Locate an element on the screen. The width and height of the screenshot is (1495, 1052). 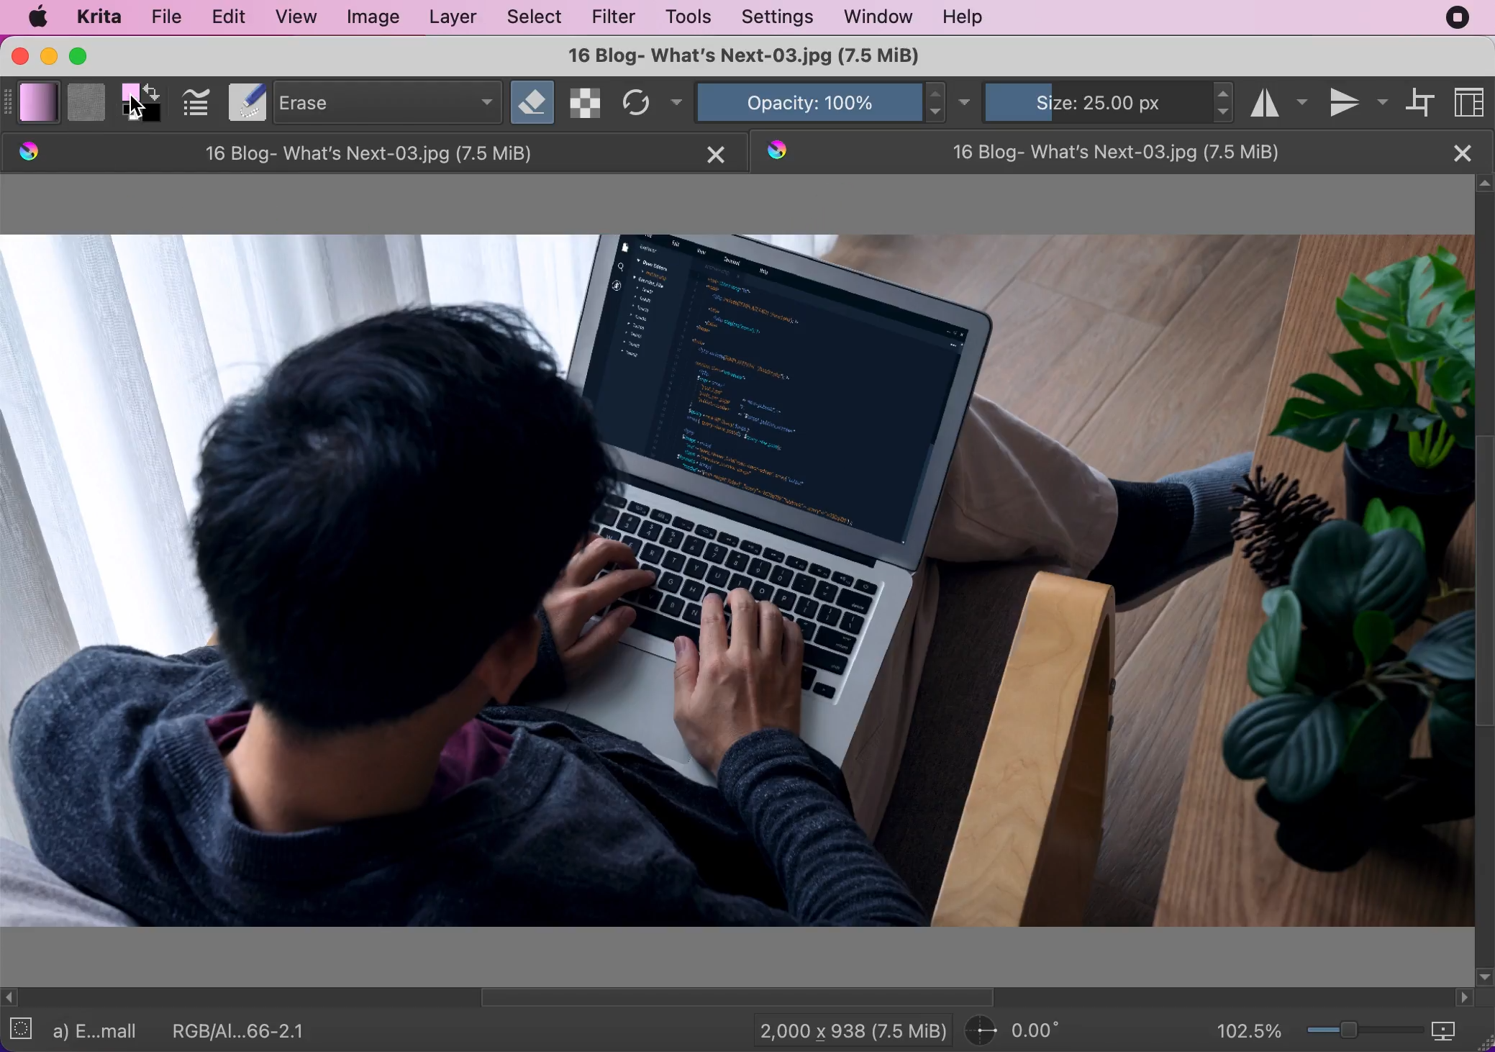
RGB/AI...66-2.1 is located at coordinates (241, 1030).